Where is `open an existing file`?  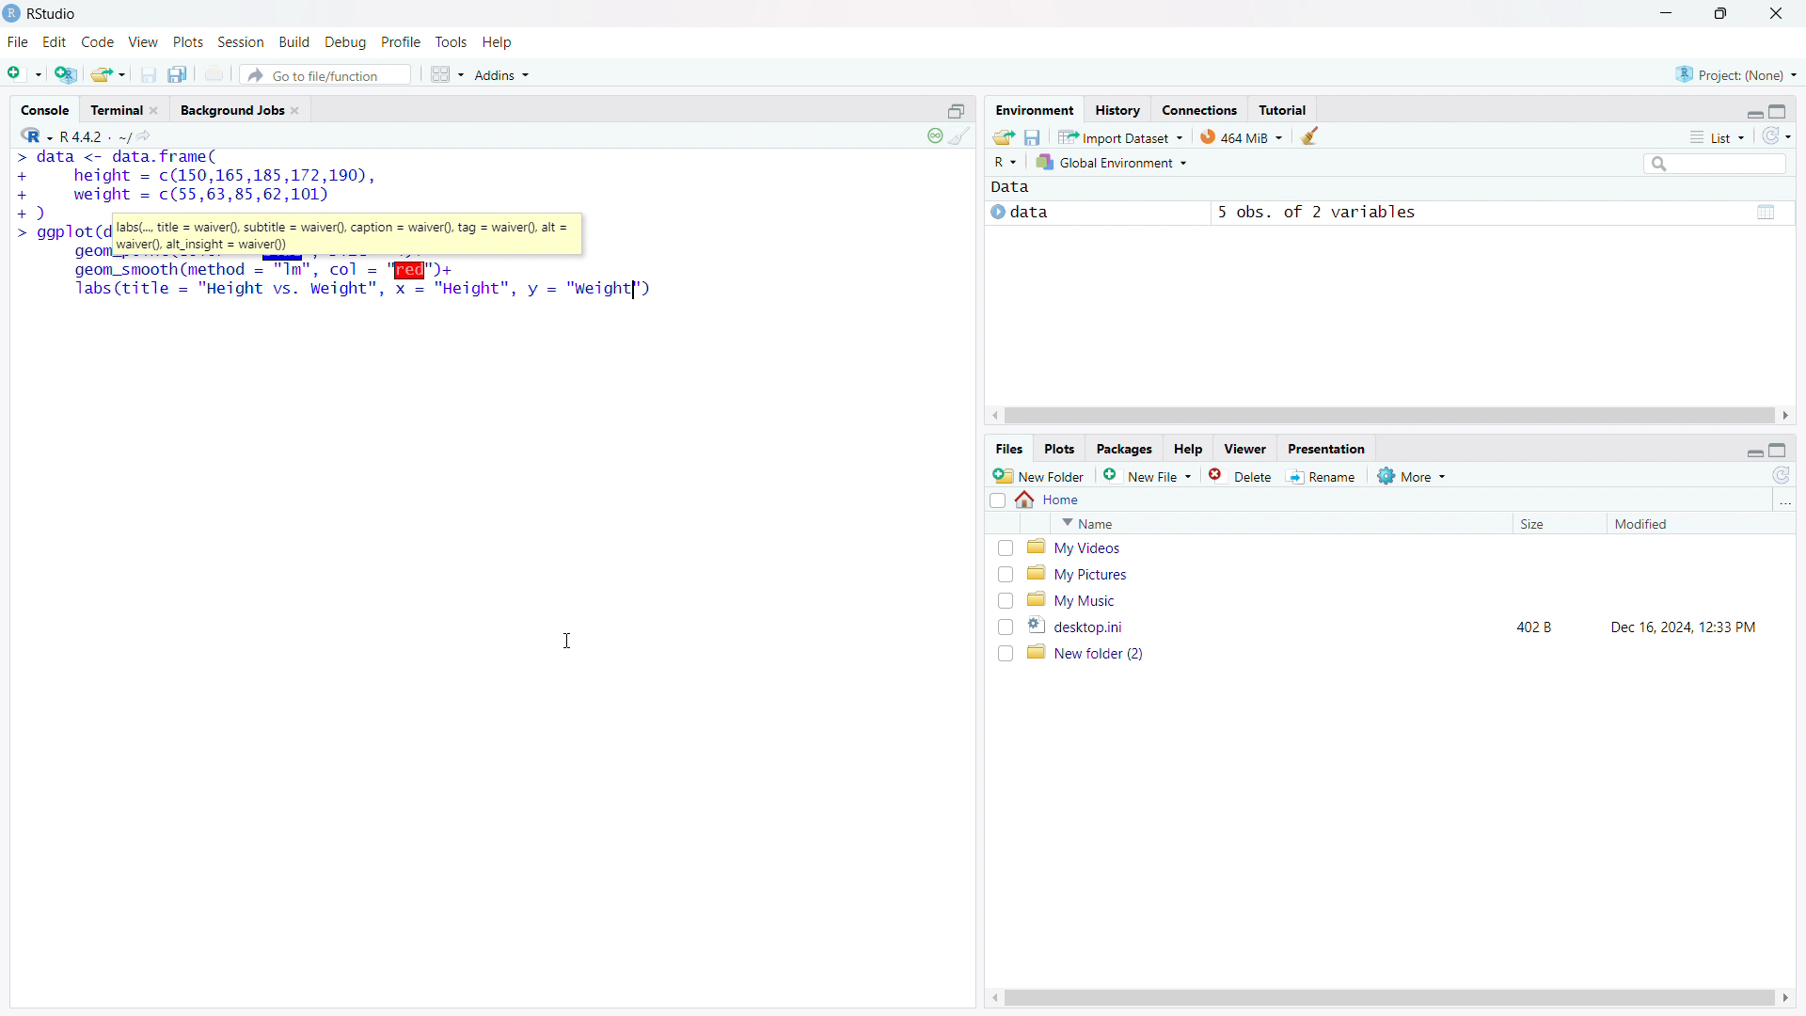
open an existing file is located at coordinates (109, 73).